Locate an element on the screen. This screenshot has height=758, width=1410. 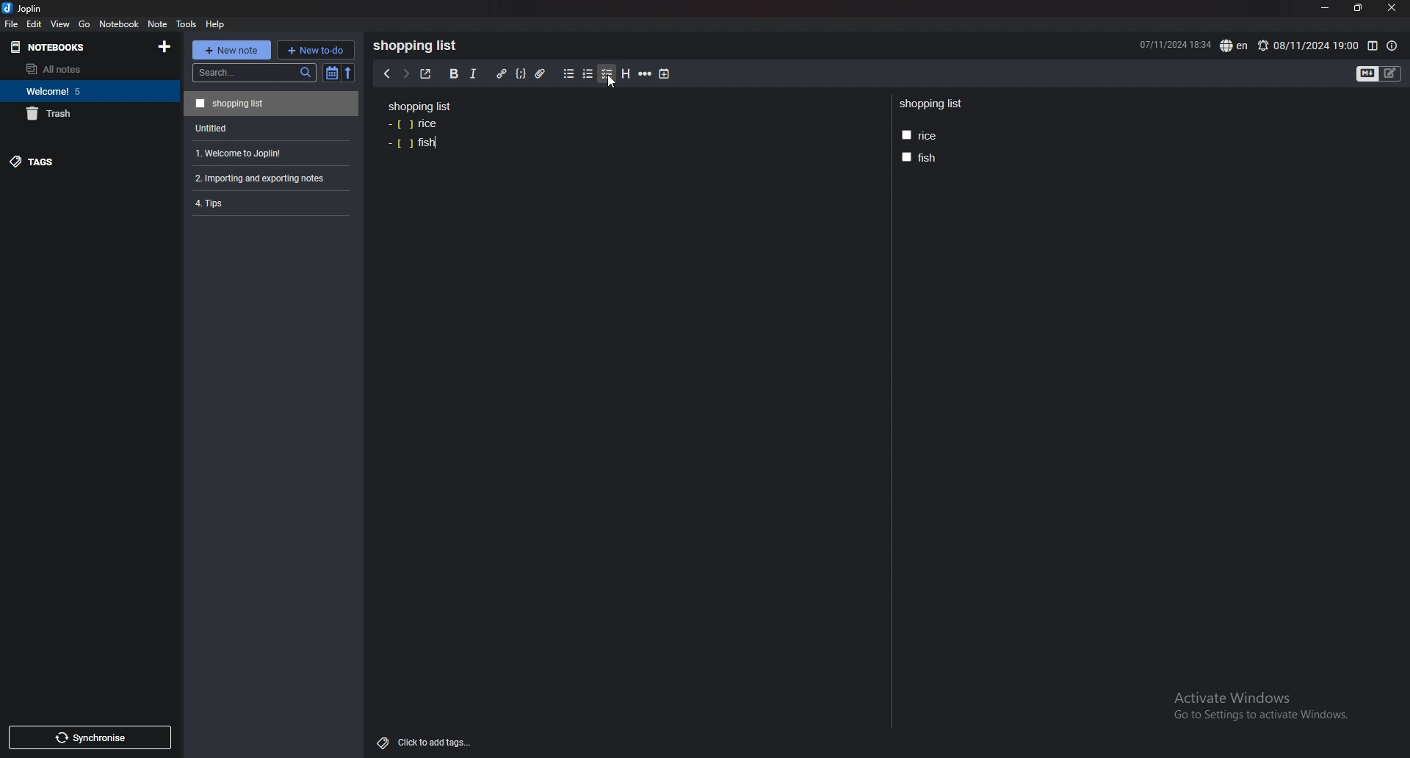
fish is located at coordinates (918, 157).